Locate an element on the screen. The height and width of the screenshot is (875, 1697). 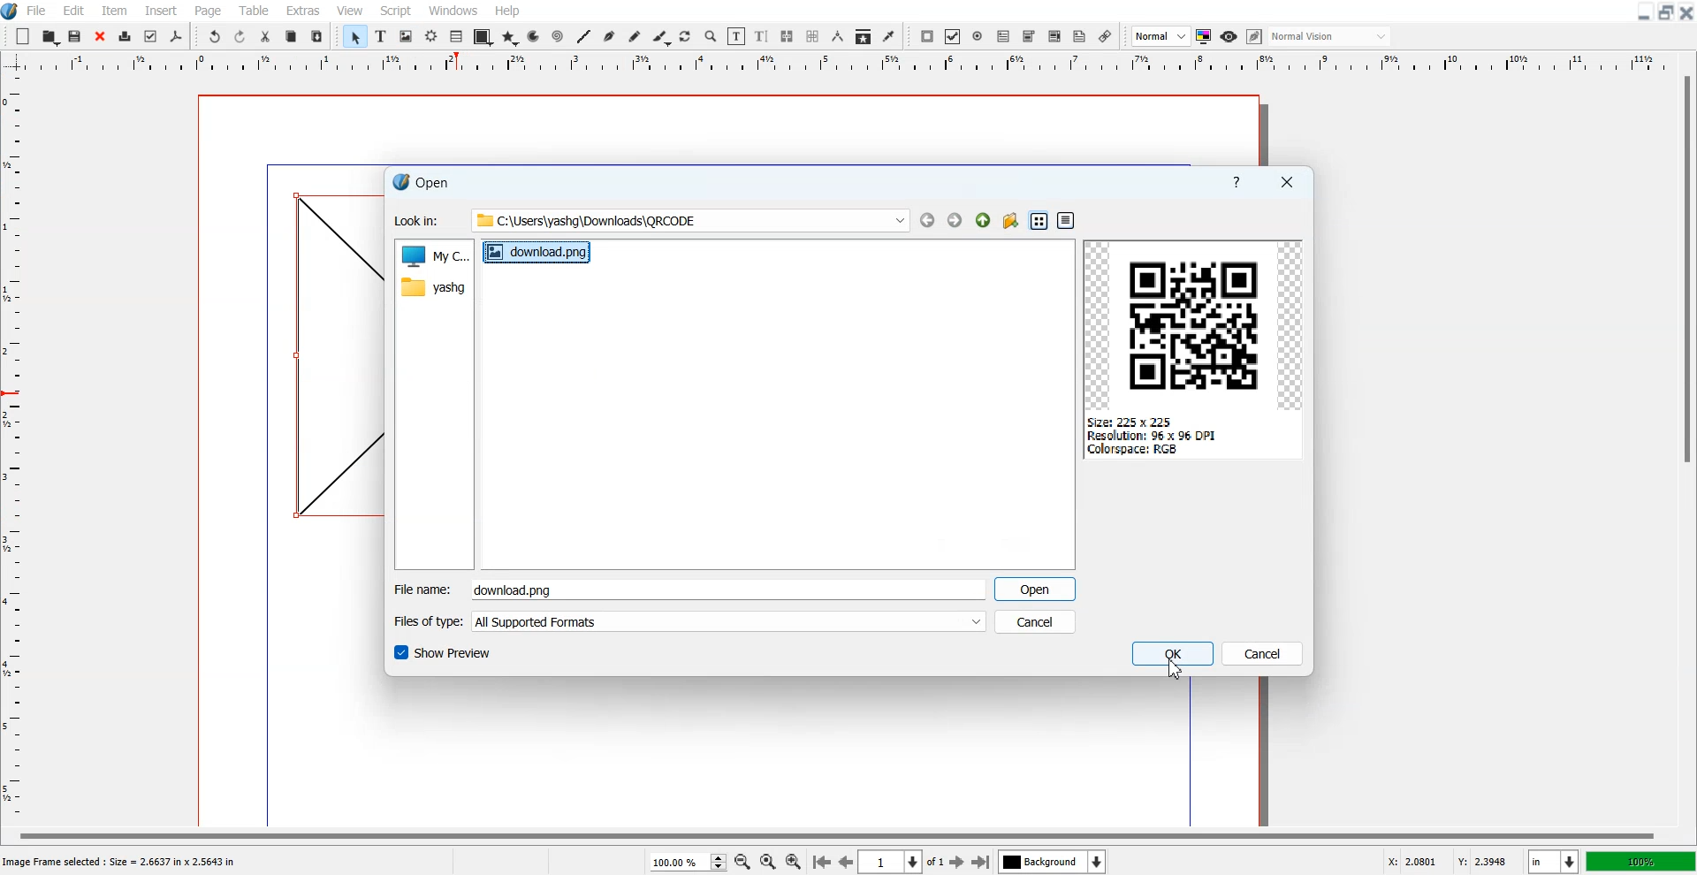
Select Image Preview Quality is located at coordinates (1161, 36).